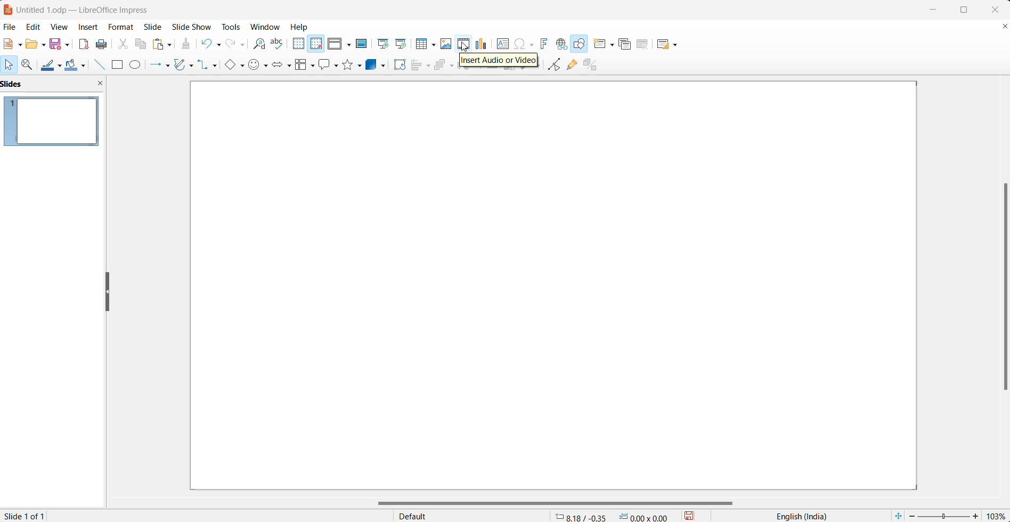 This screenshot has height=522, width=1010. I want to click on clone formatting, so click(187, 44).